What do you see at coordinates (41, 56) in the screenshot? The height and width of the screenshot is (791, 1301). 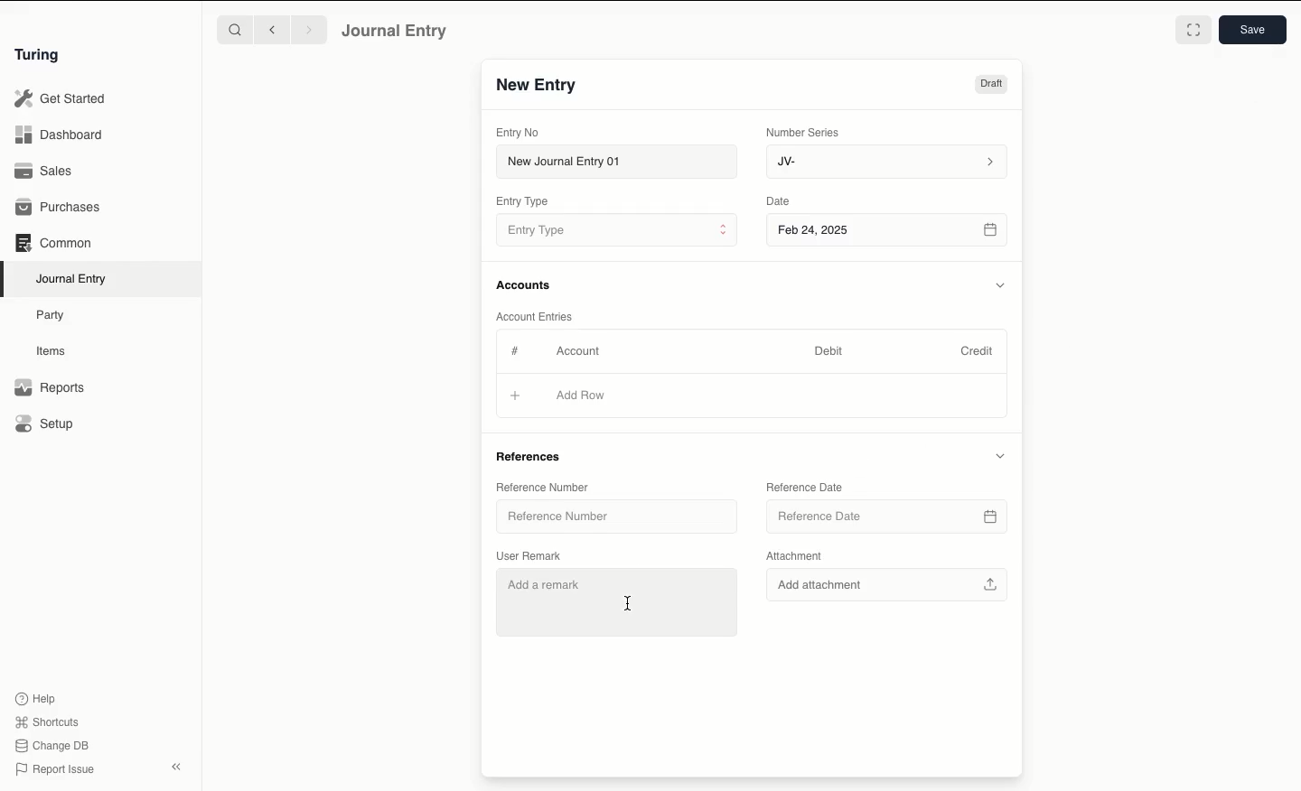 I see `Turing` at bounding box center [41, 56].